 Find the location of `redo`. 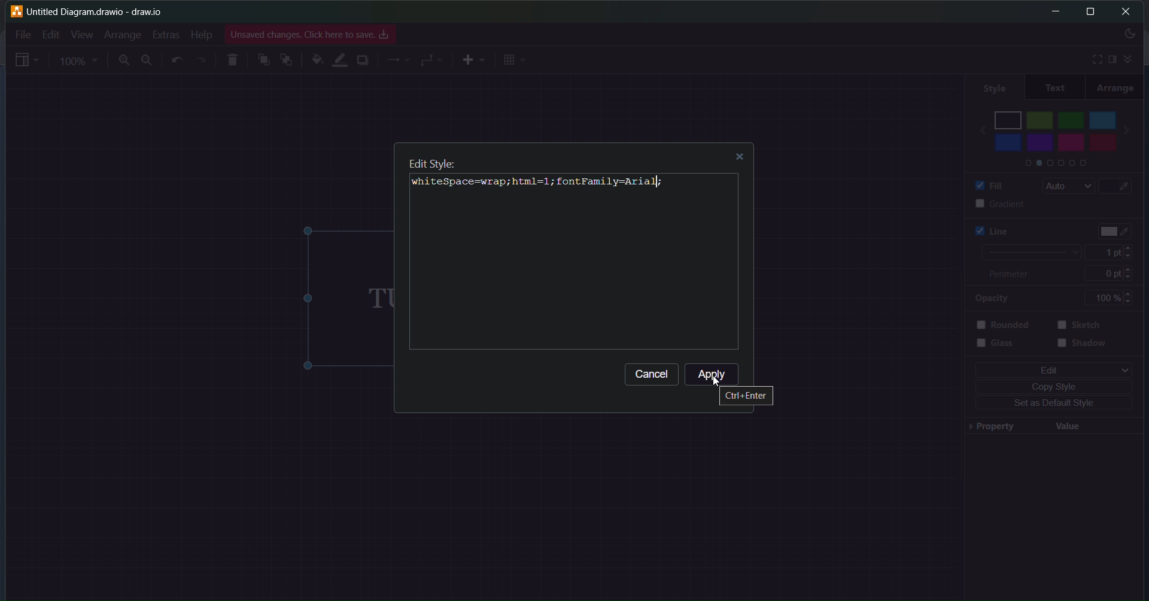

redo is located at coordinates (201, 60).